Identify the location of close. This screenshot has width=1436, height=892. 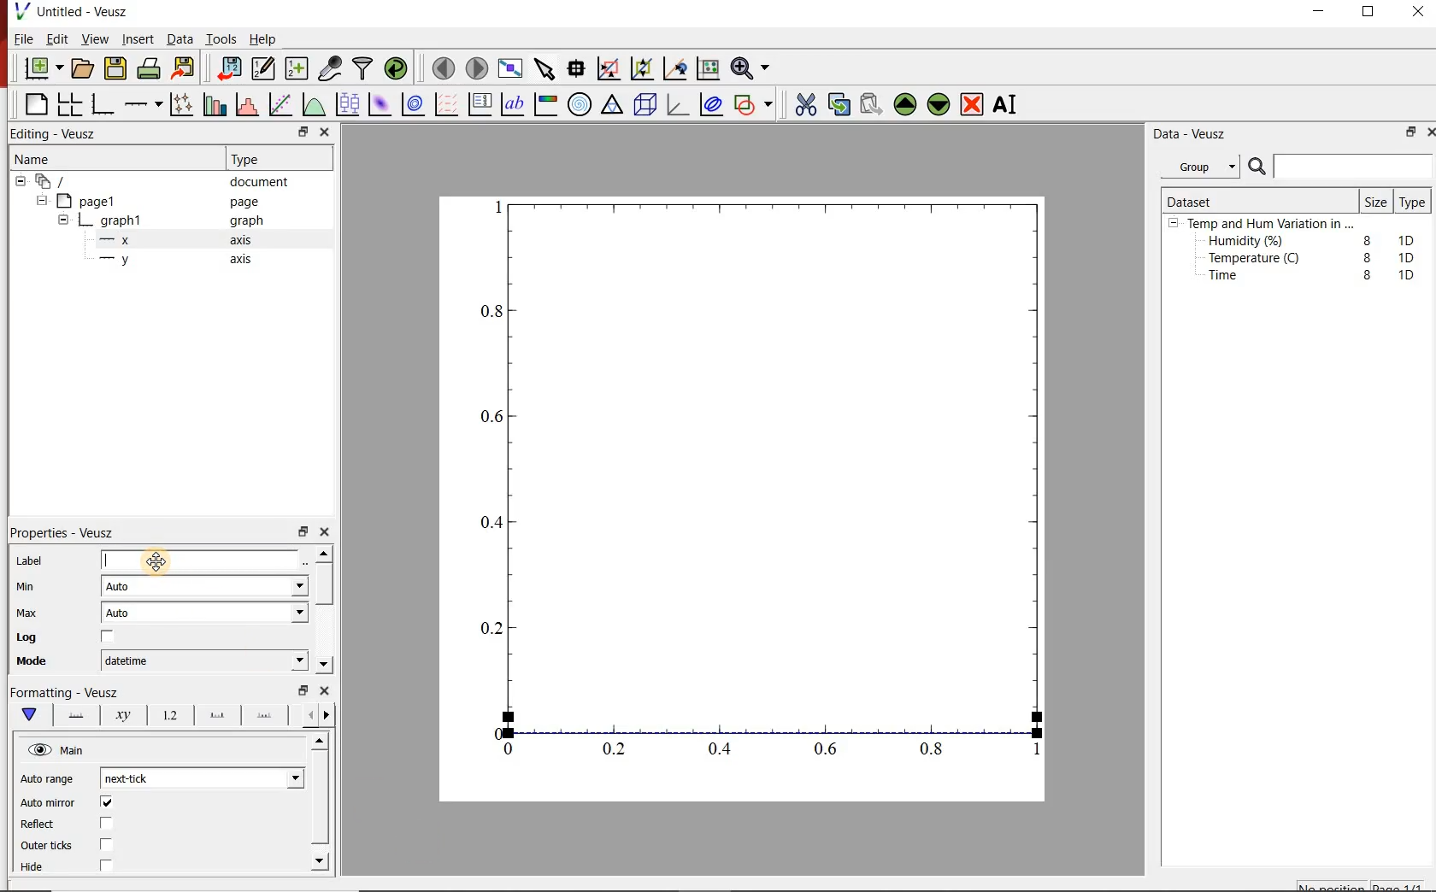
(327, 692).